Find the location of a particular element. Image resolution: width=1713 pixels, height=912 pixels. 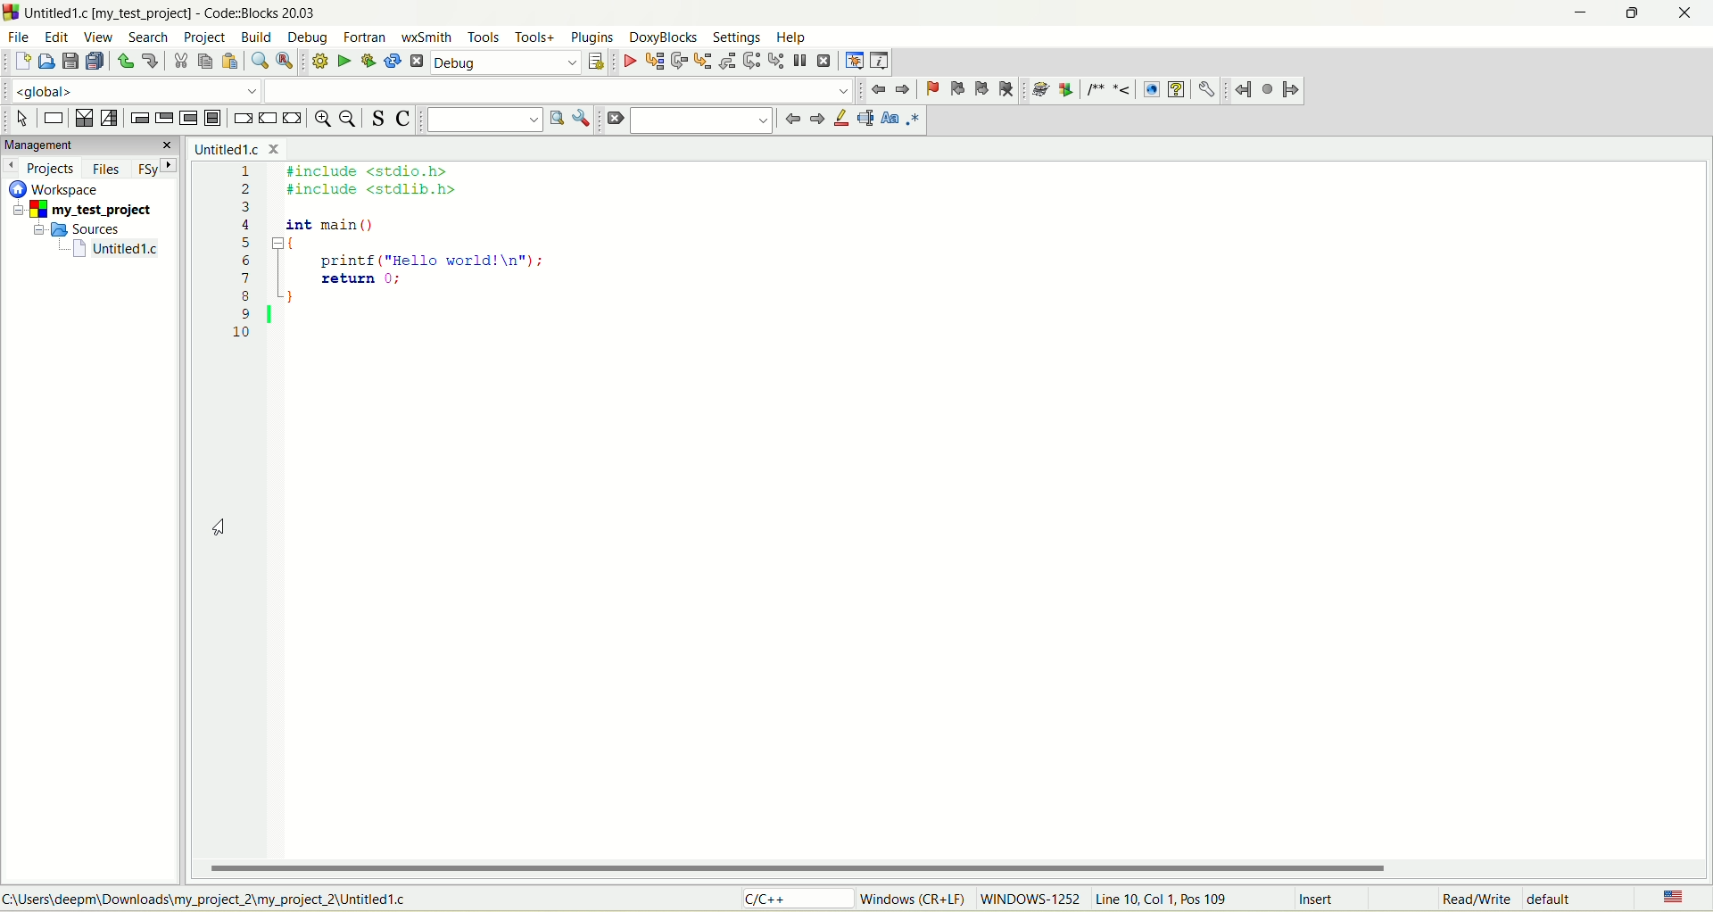

counting loop is located at coordinates (191, 119).